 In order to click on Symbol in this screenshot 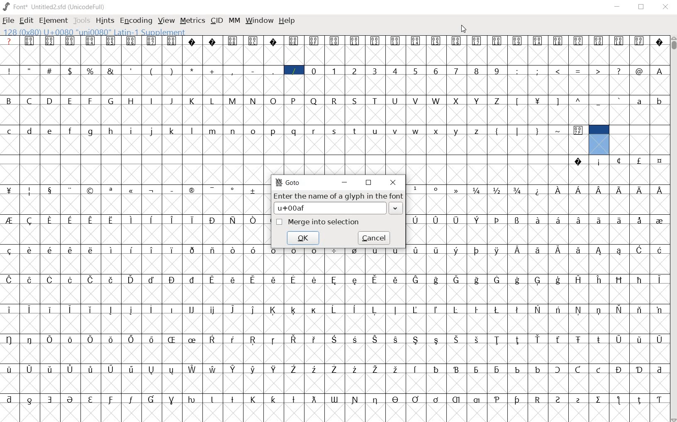, I will do `click(436, 309)`.